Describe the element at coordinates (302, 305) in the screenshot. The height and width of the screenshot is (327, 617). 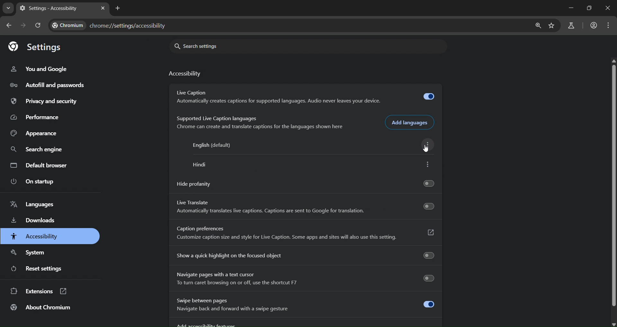
I see `Swipe between pages
Navigate back and forward with a swipe gesture` at that location.